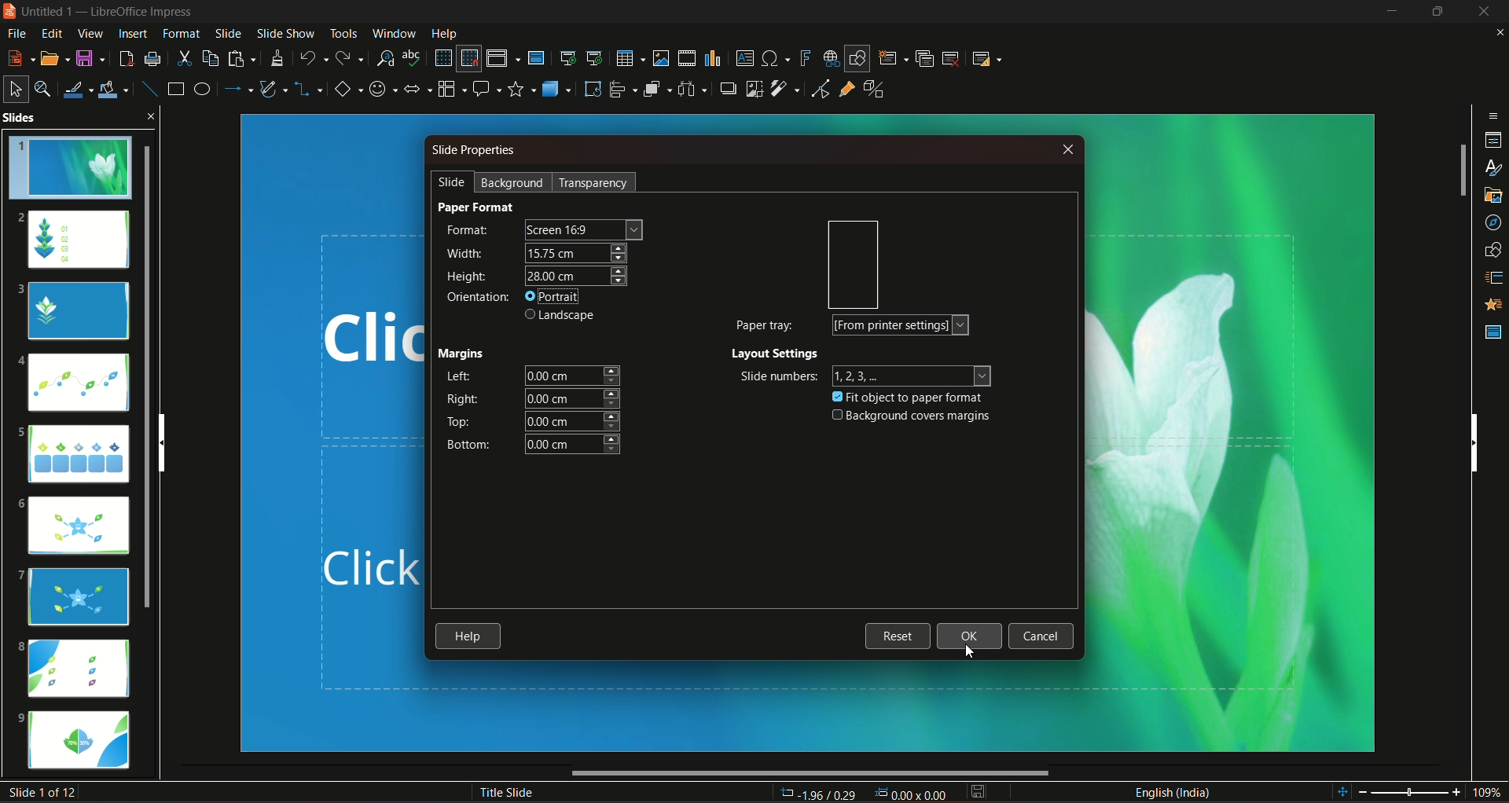  Describe the element at coordinates (775, 58) in the screenshot. I see `insert special character` at that location.